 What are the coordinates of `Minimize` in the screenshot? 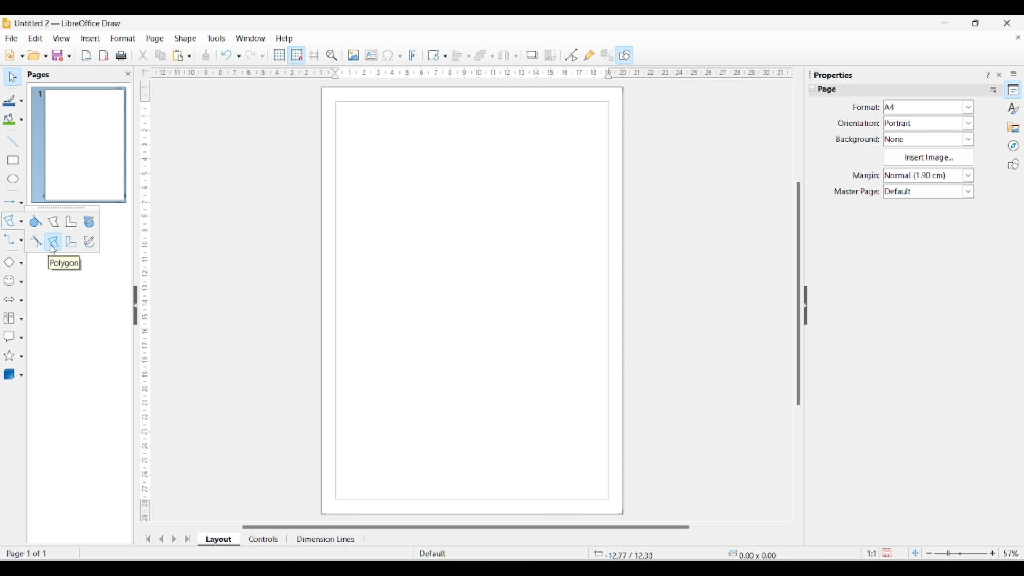 It's located at (945, 23).